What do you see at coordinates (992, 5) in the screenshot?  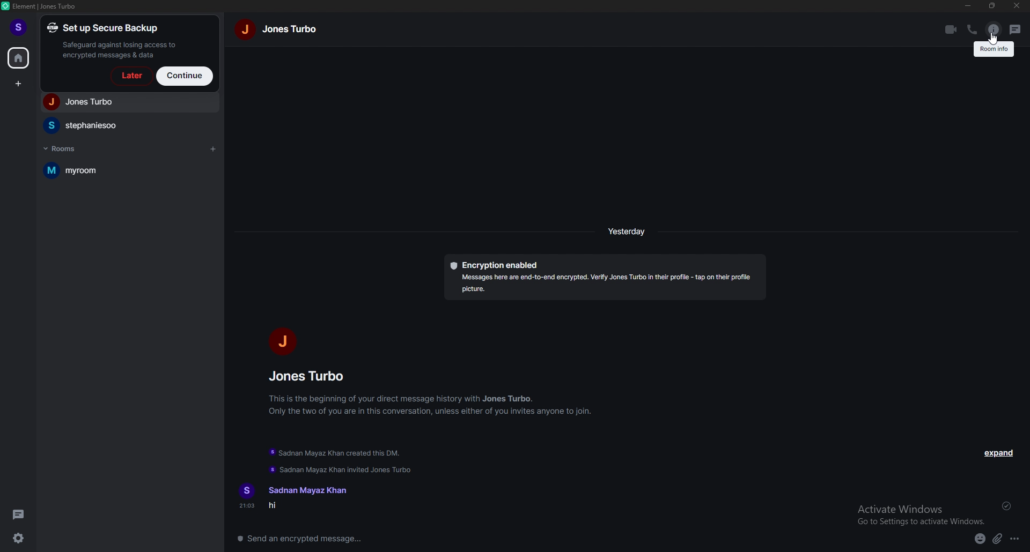 I see `resize` at bounding box center [992, 5].